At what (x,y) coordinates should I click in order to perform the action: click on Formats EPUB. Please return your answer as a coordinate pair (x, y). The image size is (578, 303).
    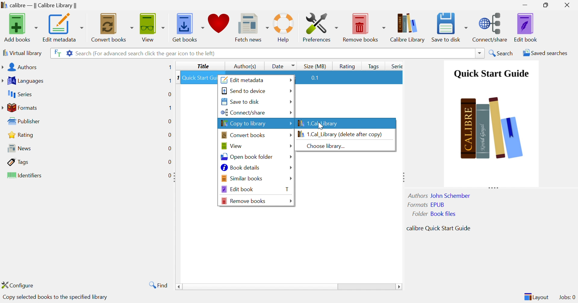
    Looking at the image, I should click on (426, 204).